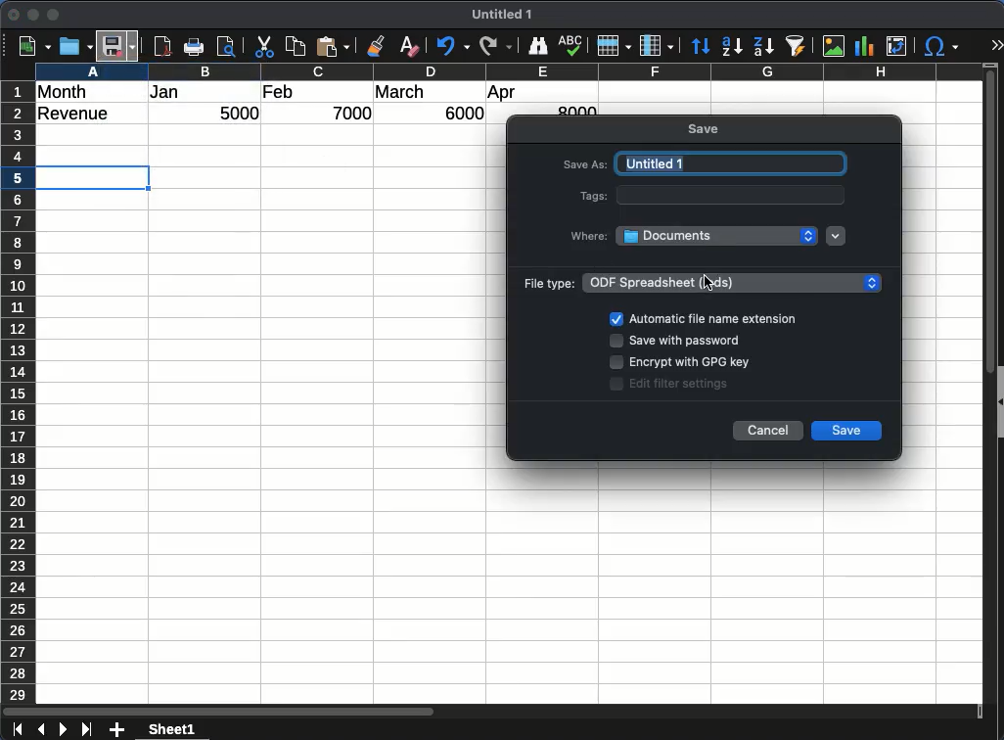 The width and height of the screenshot is (1004, 740). Describe the element at coordinates (574, 110) in the screenshot. I see `8000` at that location.